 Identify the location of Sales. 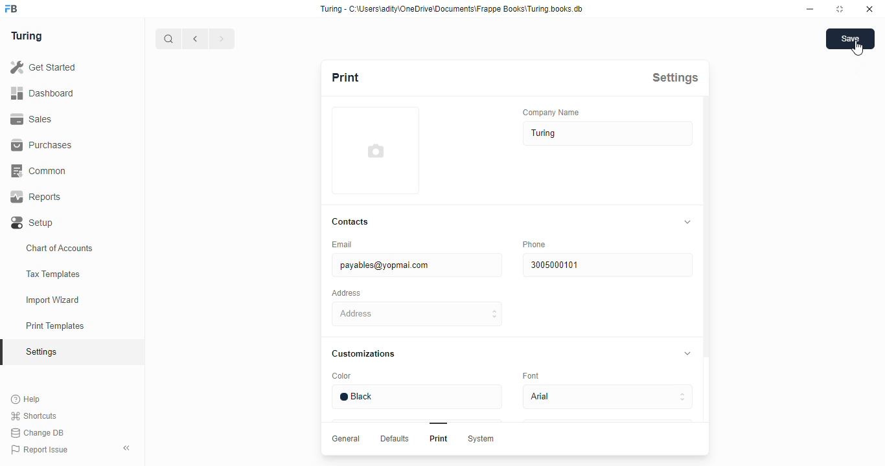
(63, 118).